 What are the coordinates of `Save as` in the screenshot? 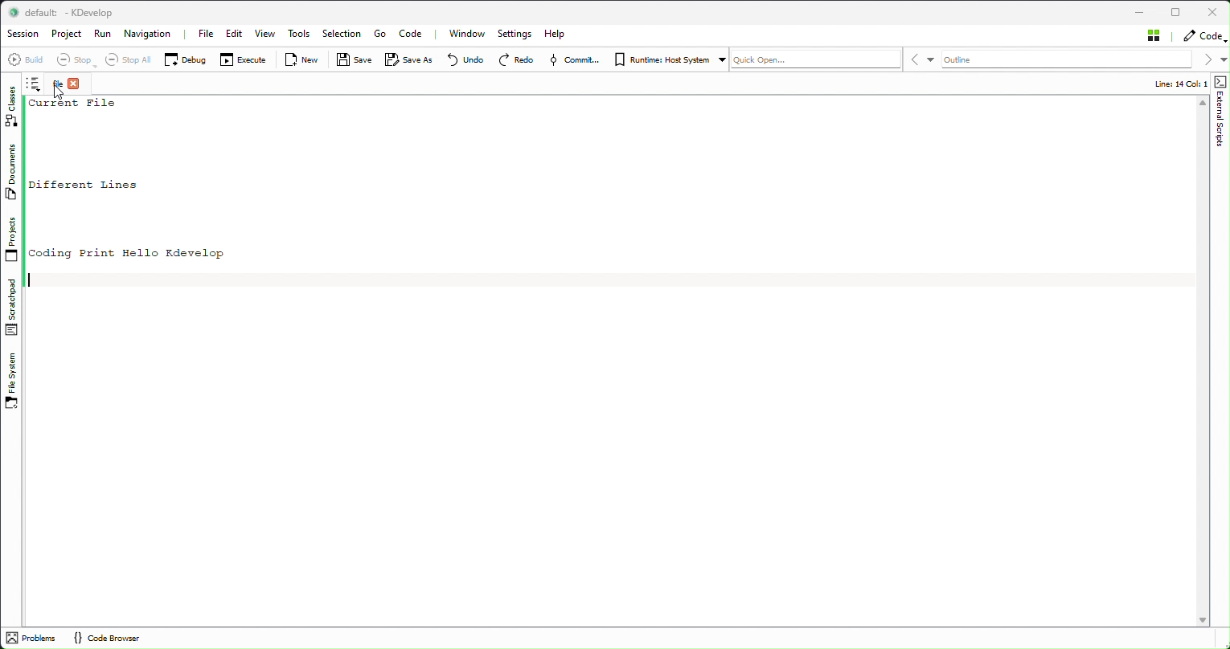 It's located at (408, 60).